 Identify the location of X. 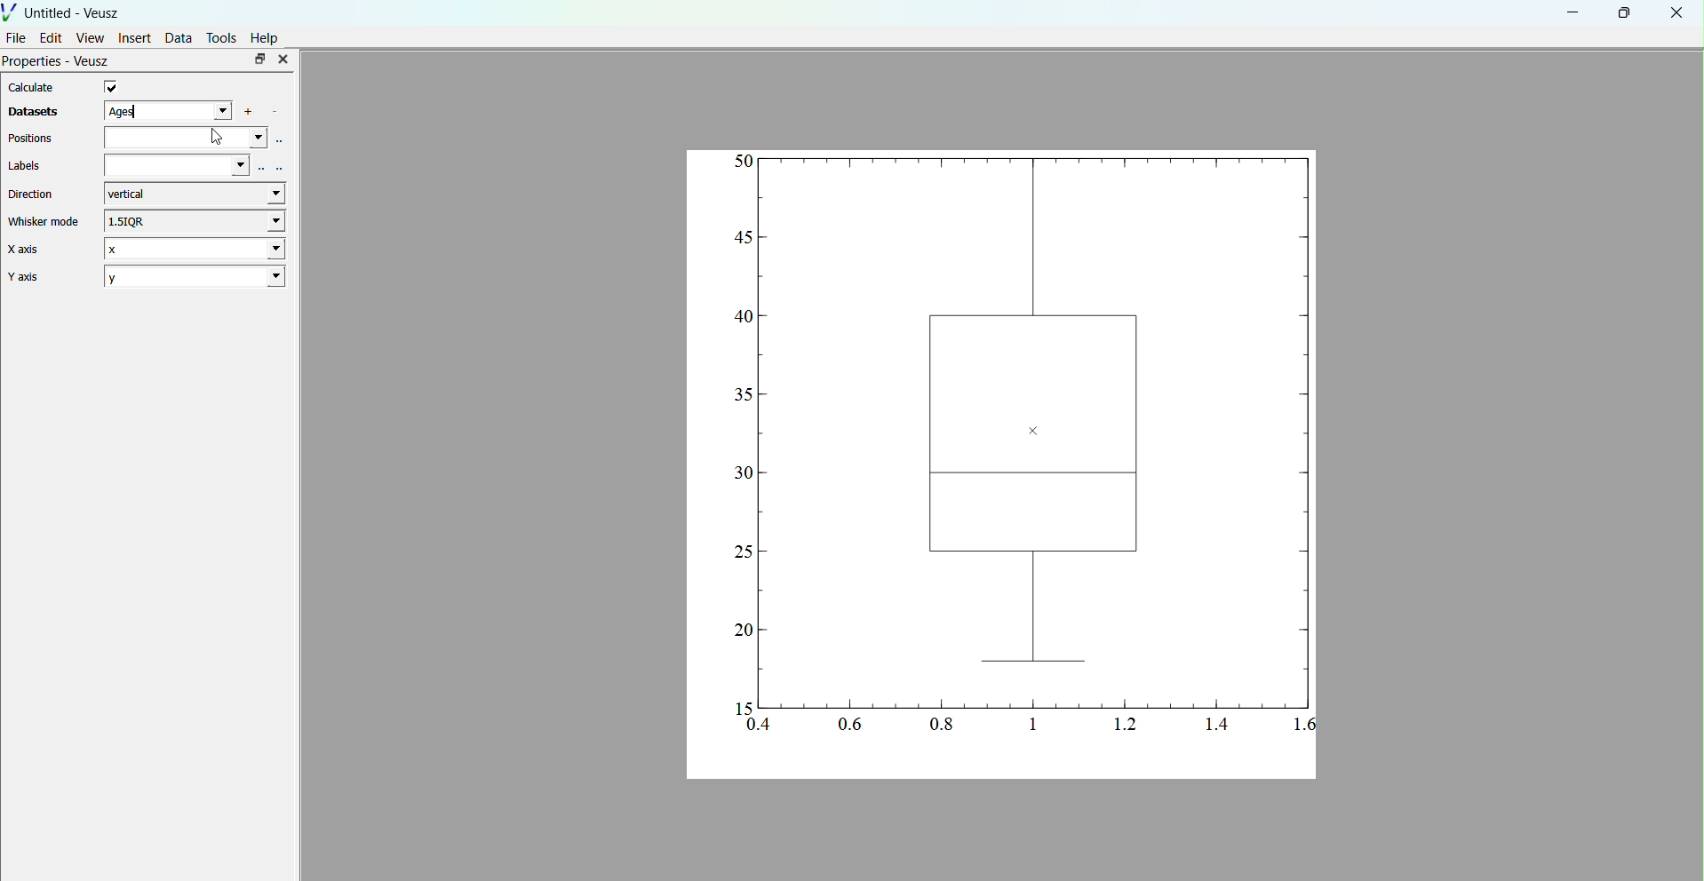
(193, 248).